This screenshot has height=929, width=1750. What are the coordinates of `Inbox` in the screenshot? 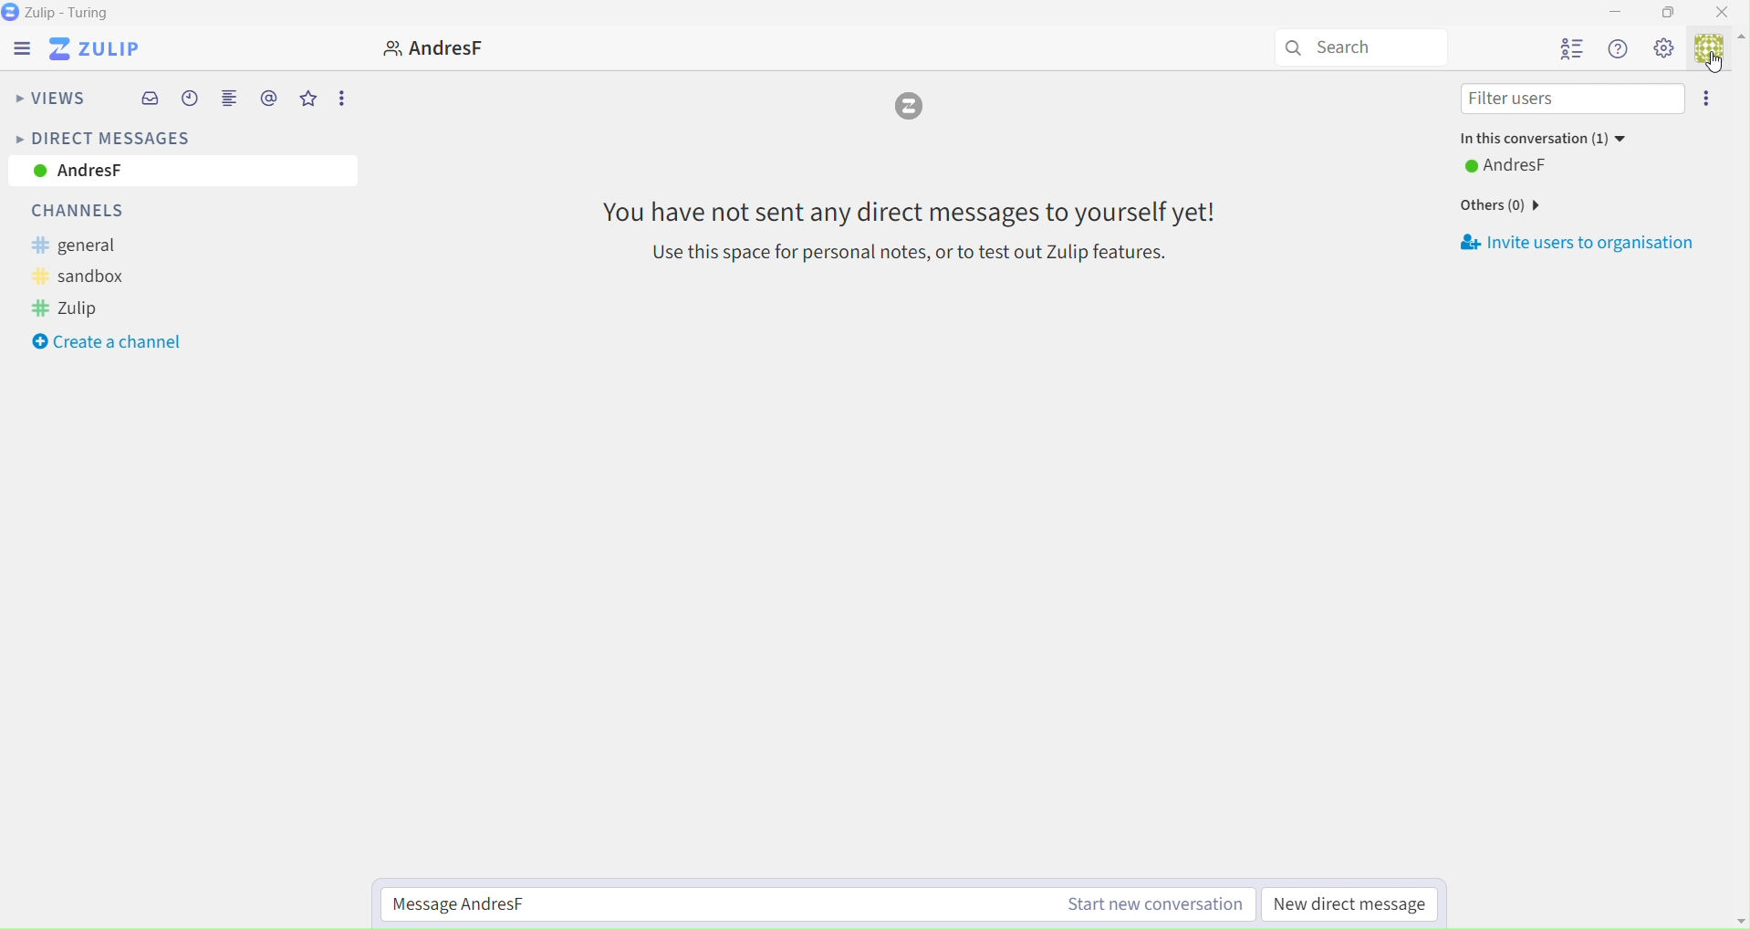 It's located at (152, 99).